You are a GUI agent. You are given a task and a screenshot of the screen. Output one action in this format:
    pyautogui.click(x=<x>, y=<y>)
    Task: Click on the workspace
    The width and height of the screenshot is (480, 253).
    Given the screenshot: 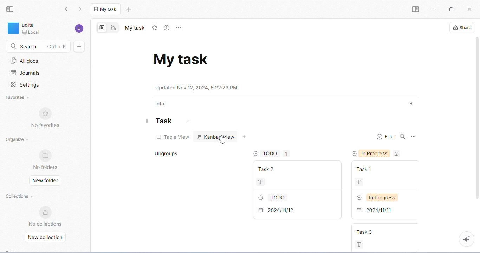 What is the action you would take?
    pyautogui.click(x=30, y=28)
    